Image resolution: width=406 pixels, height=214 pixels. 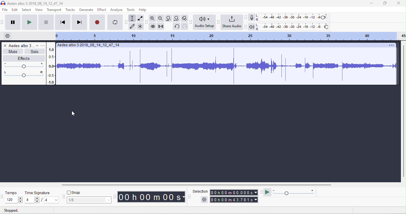 I want to click on pause, so click(x=13, y=23).